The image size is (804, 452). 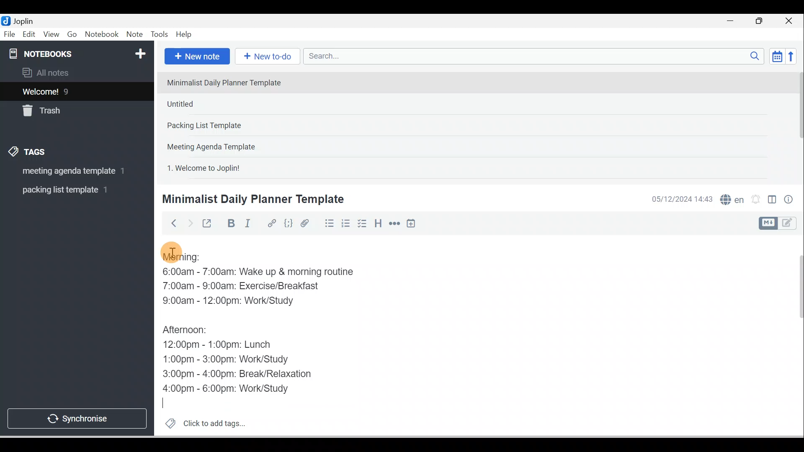 I want to click on Note 3, so click(x=231, y=126).